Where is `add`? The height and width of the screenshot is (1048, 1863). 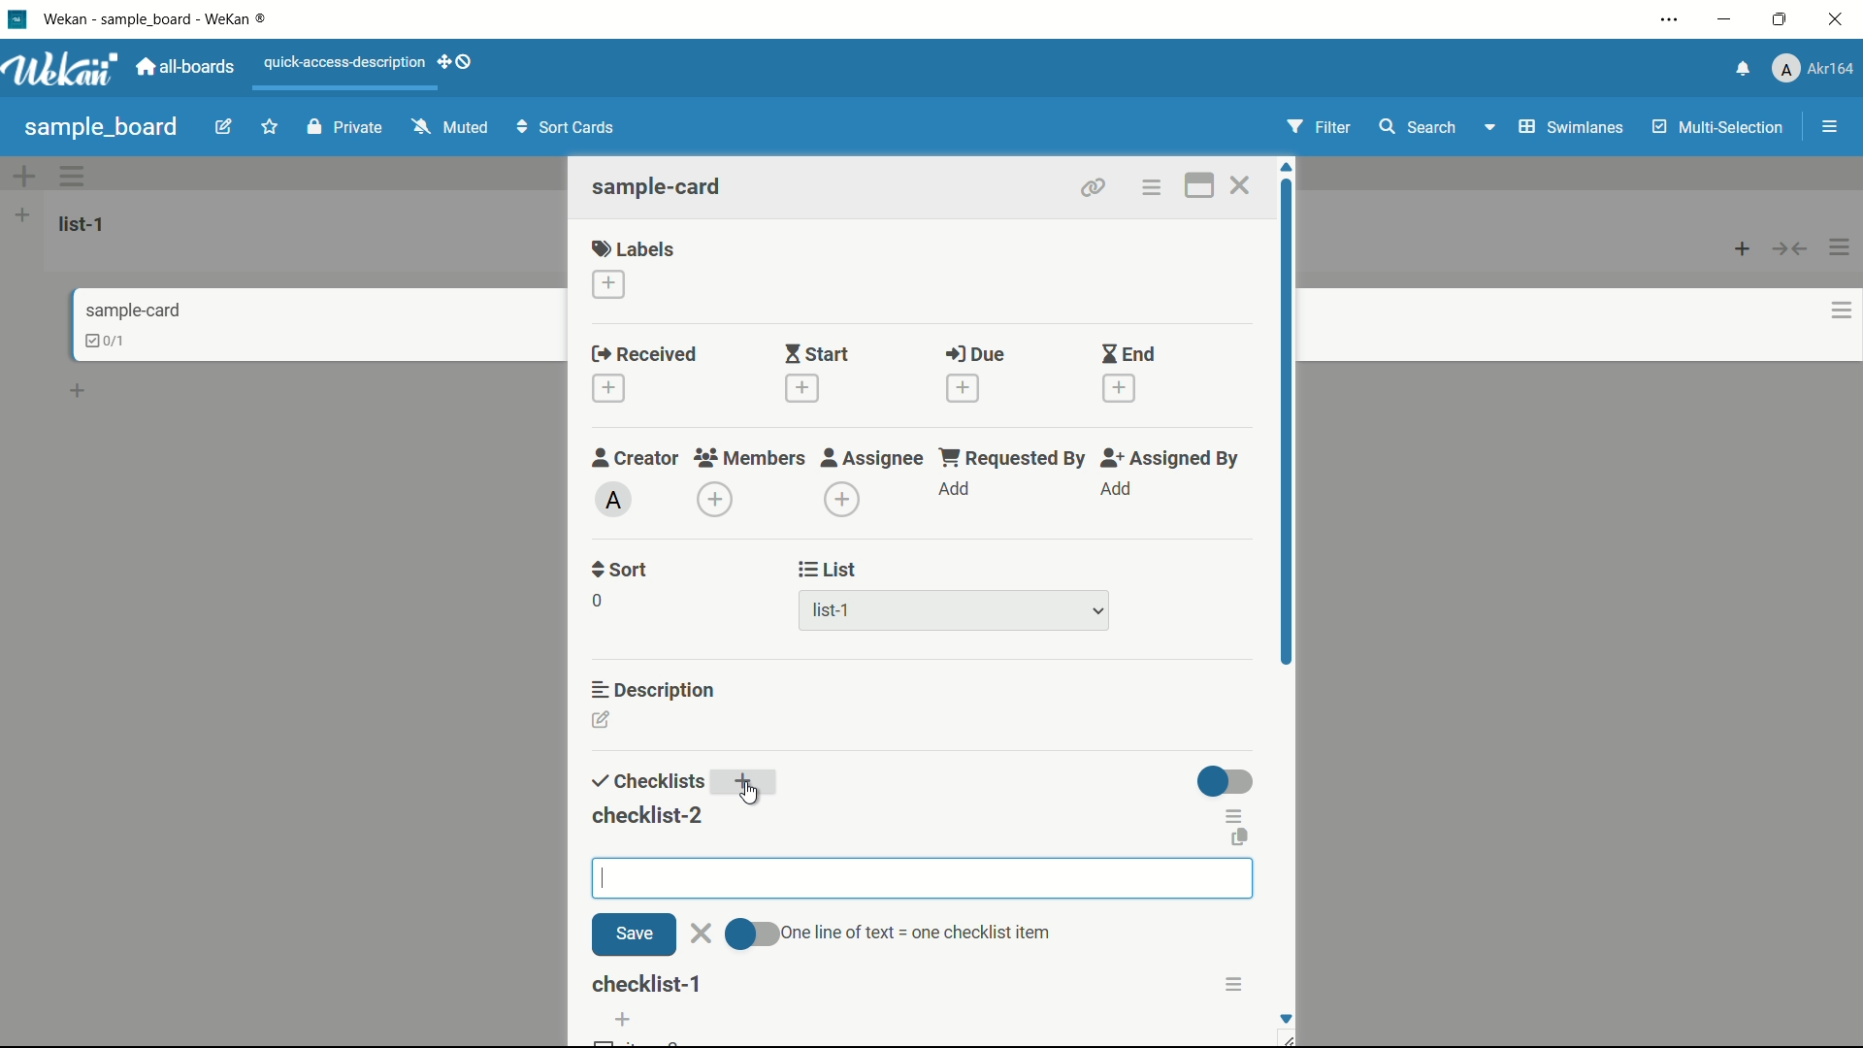
add is located at coordinates (956, 490).